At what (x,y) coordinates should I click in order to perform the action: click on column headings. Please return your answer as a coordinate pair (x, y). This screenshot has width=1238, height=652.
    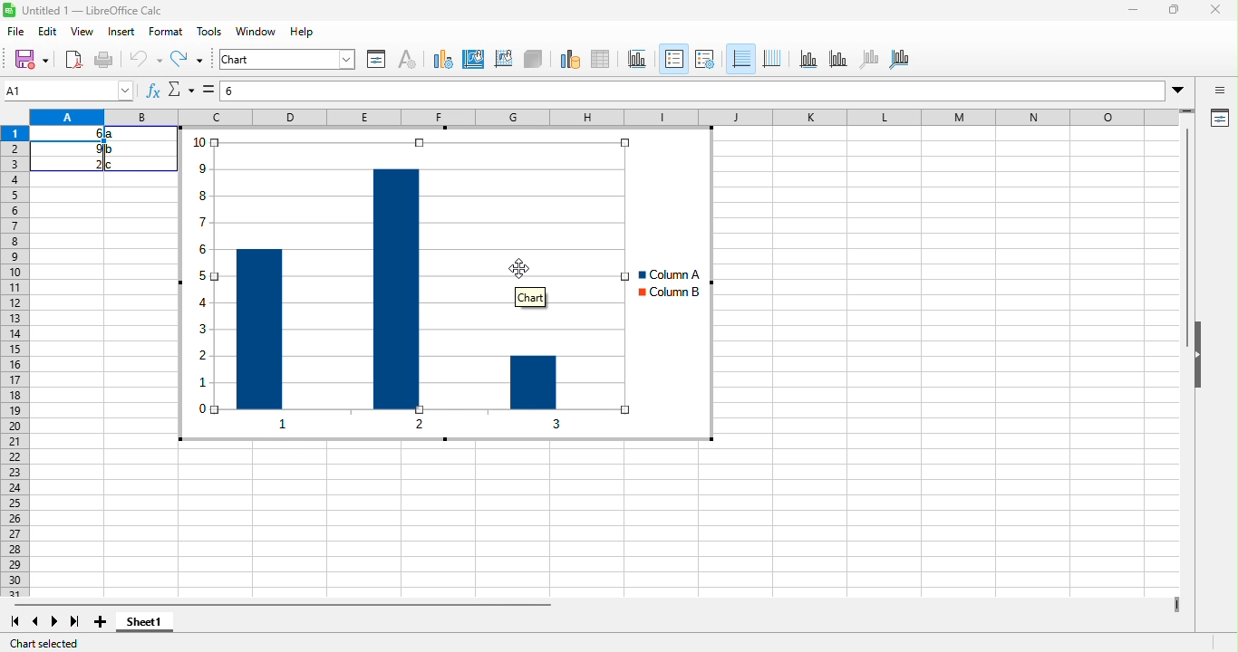
    Looking at the image, I should click on (611, 117).